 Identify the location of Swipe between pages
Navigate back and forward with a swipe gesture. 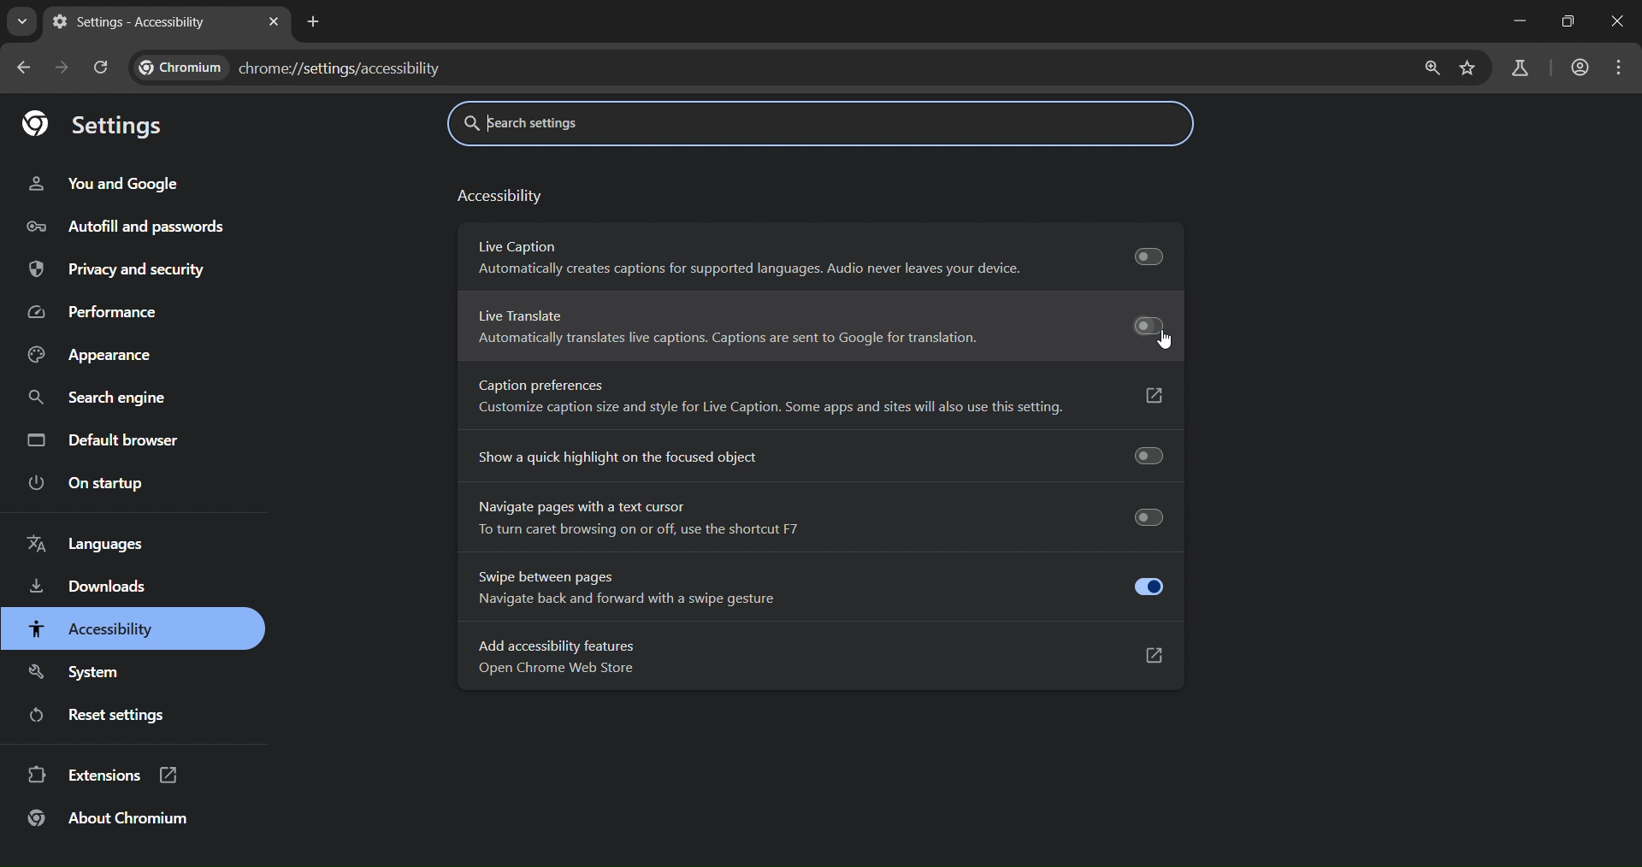
(615, 587).